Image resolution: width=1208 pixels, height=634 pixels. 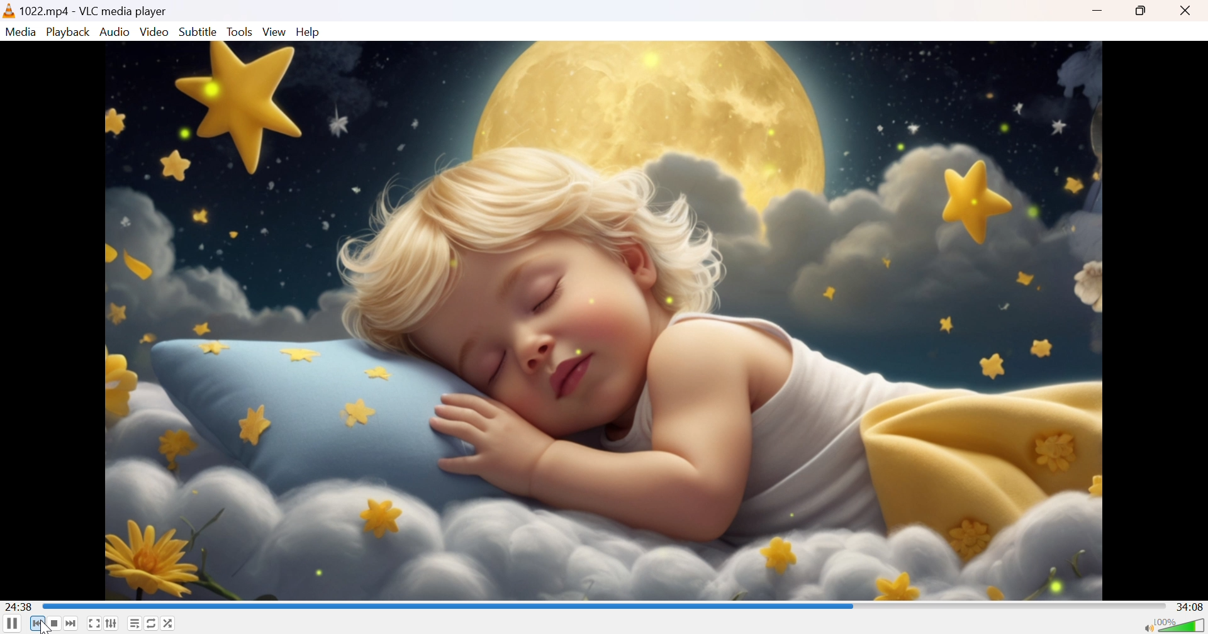 I want to click on Previous media in the playlist, skip backward when held, so click(x=37, y=624).